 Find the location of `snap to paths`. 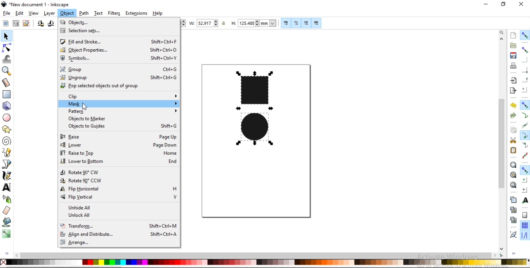

snap to paths is located at coordinates (525, 115).